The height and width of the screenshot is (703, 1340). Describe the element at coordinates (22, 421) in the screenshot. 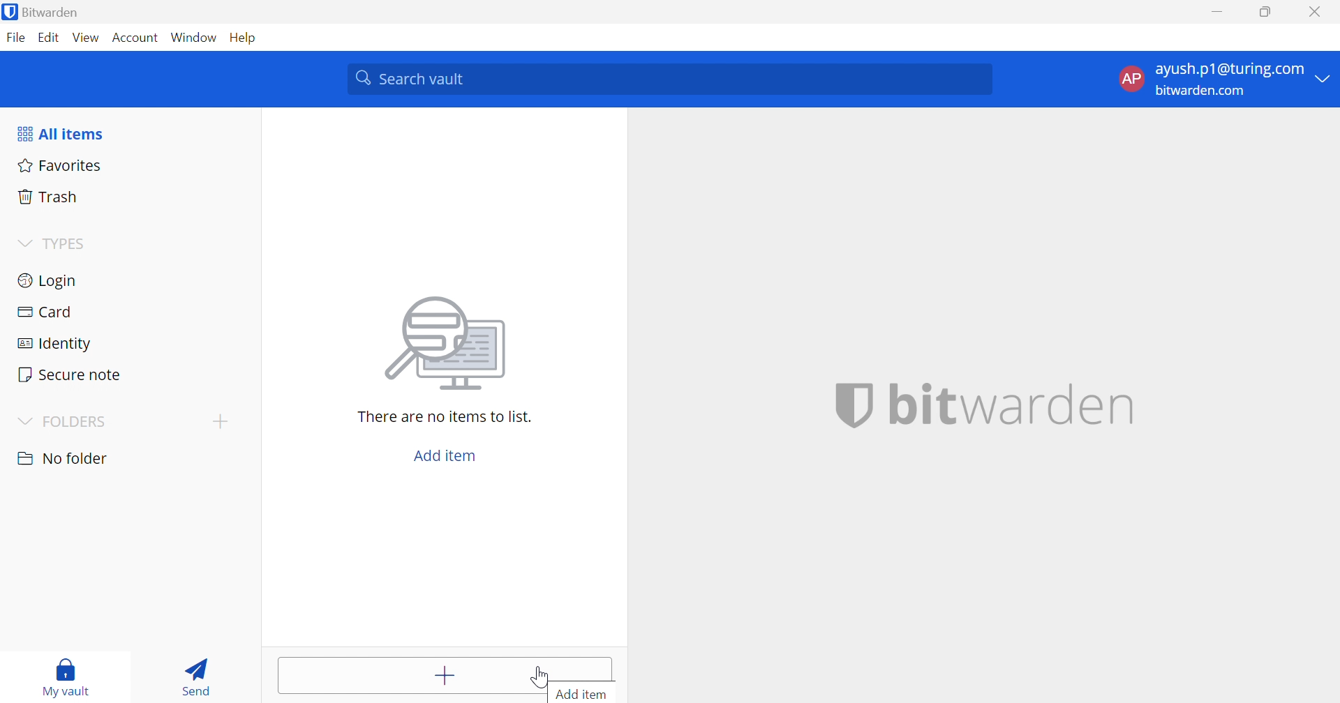

I see `Drop Down` at that location.